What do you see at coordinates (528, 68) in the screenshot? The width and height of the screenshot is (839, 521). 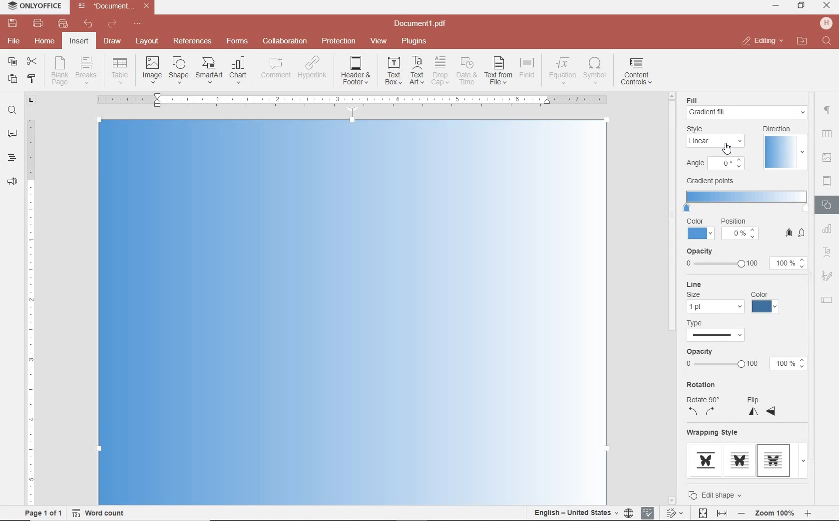 I see `INSERT FIELD` at bounding box center [528, 68].